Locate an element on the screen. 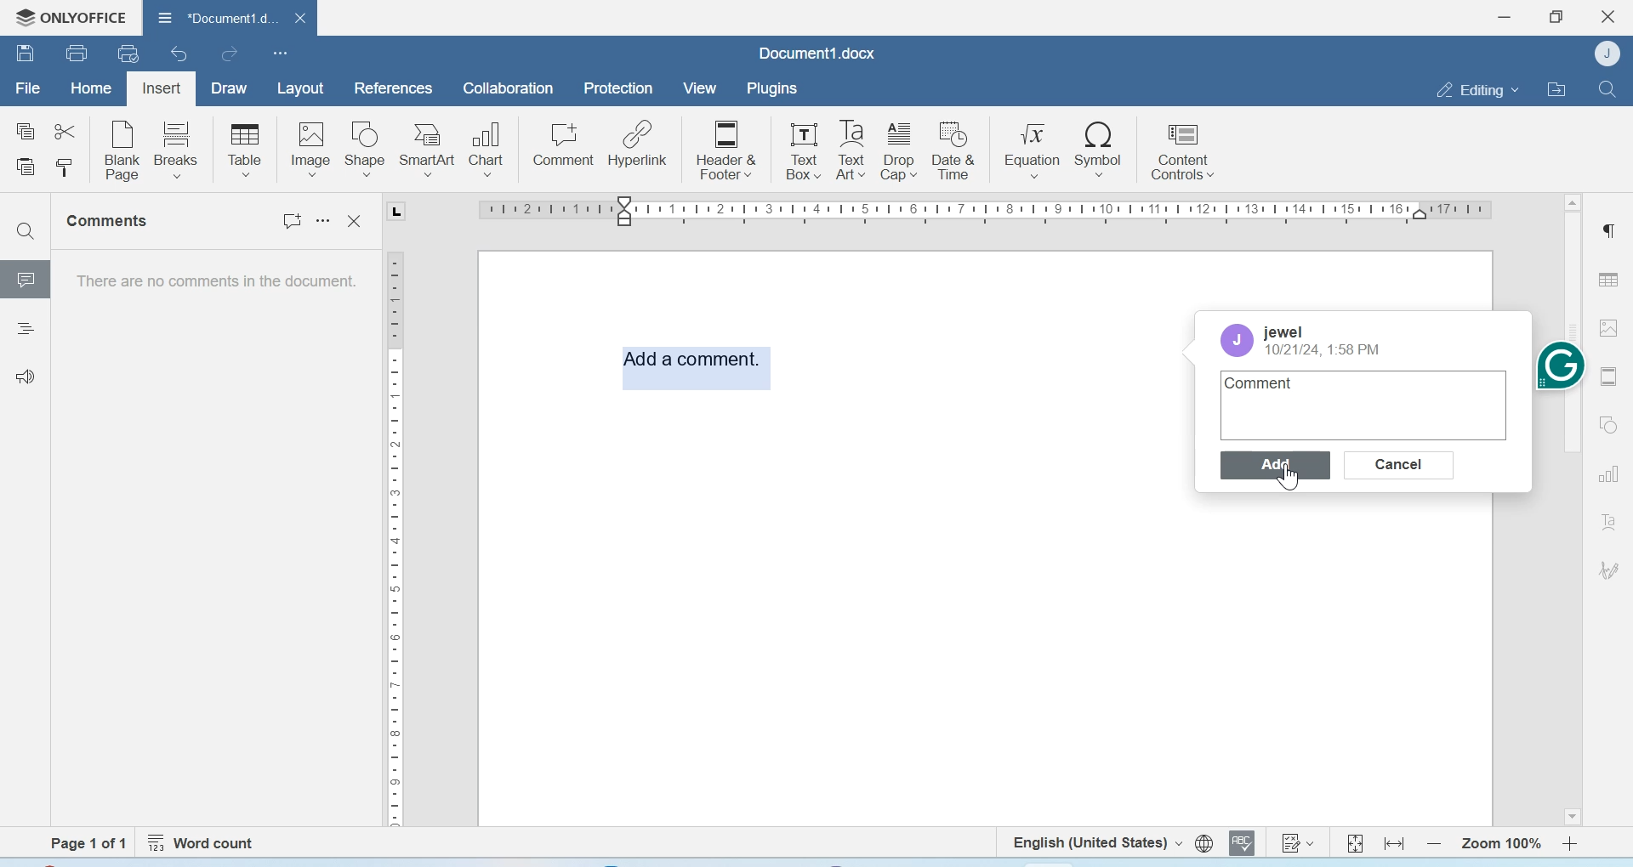 Image resolution: width=1633 pixels, height=867 pixels. Chart is located at coordinates (488, 147).